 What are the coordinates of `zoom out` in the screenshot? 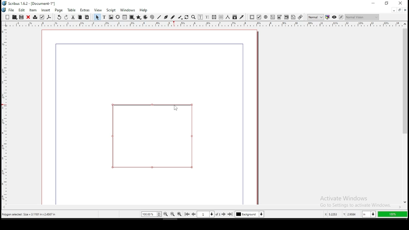 It's located at (166, 214).